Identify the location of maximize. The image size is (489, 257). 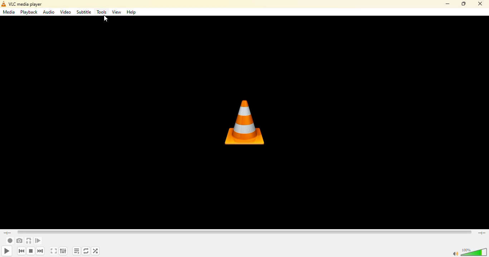
(463, 3).